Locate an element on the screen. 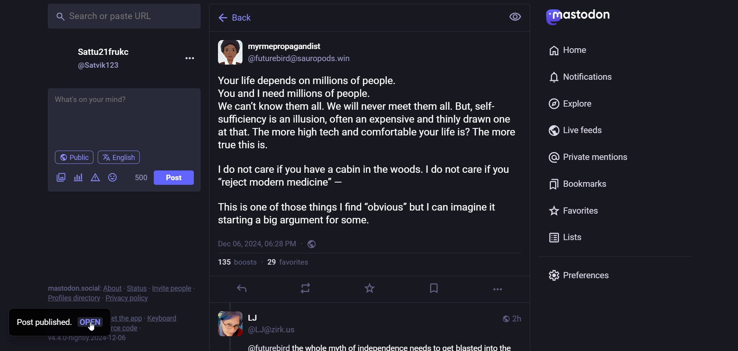 This screenshot has height=351, width=738. version is located at coordinates (90, 338).